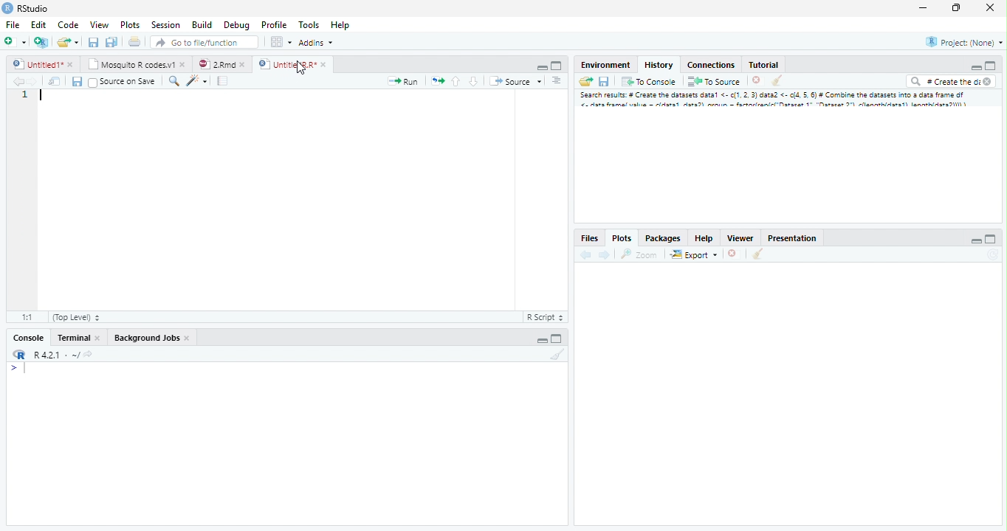  I want to click on Go to the previous section, so click(457, 83).